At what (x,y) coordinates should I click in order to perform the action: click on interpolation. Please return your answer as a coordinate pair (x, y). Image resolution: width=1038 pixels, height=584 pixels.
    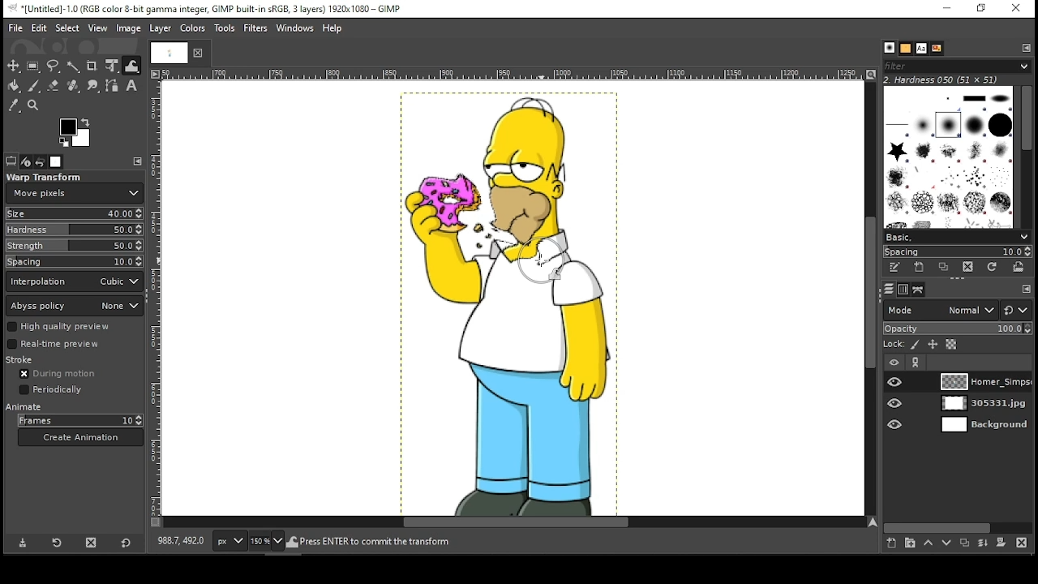
    Looking at the image, I should click on (75, 281).